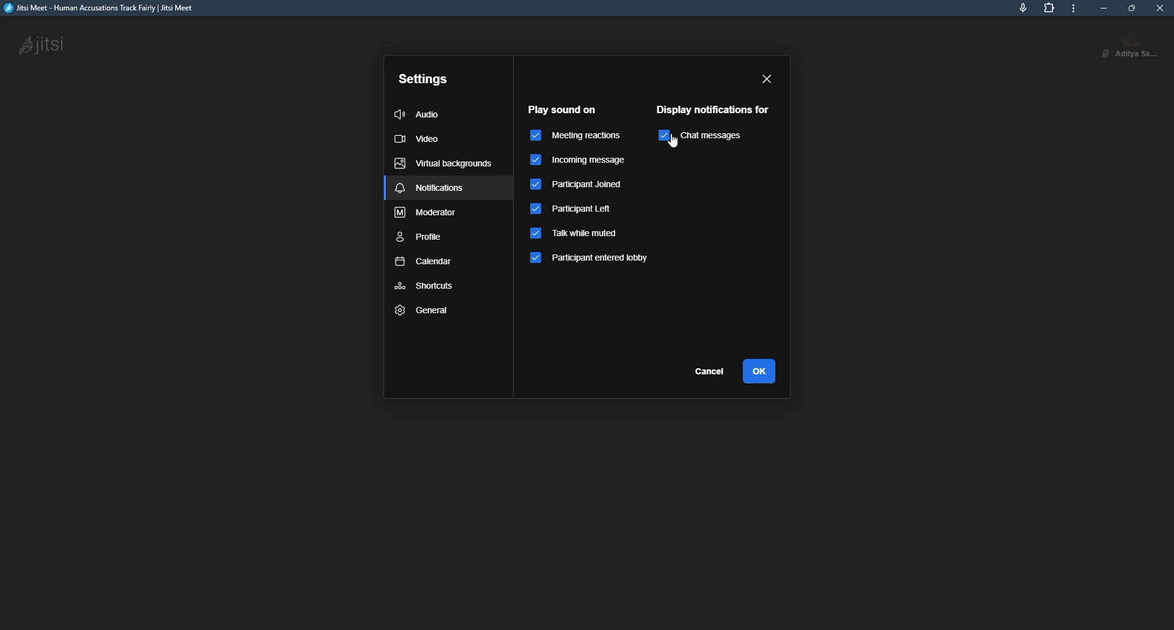 The height and width of the screenshot is (630, 1174). Describe the element at coordinates (422, 237) in the screenshot. I see `profile` at that location.